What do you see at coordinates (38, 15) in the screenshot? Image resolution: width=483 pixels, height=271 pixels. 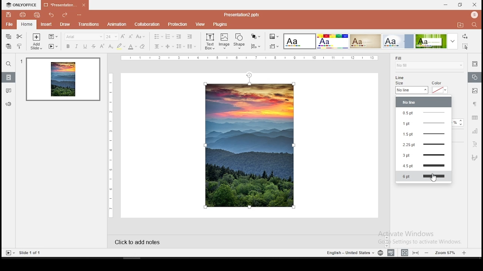 I see `quick print` at bounding box center [38, 15].